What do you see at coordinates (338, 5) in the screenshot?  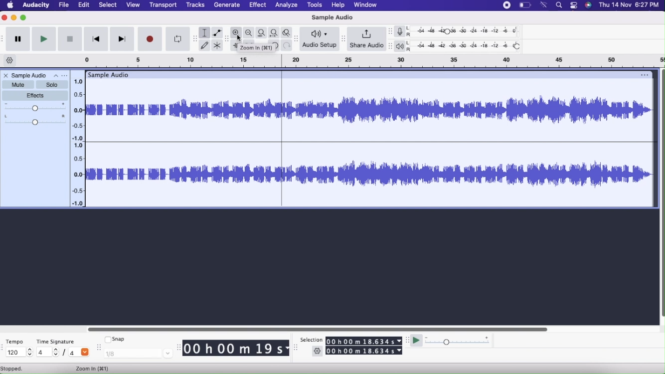 I see `Help` at bounding box center [338, 5].